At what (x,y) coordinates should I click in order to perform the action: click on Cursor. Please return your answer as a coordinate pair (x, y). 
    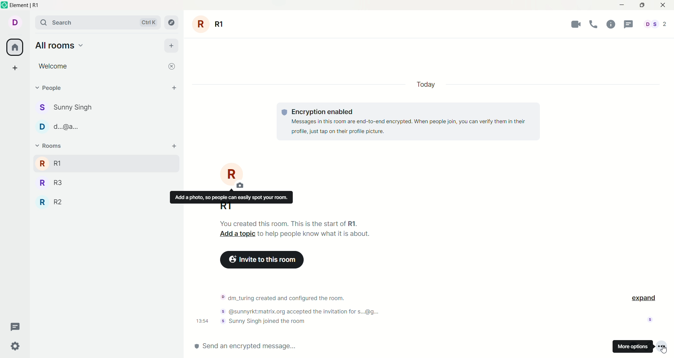
    Looking at the image, I should click on (663, 349).